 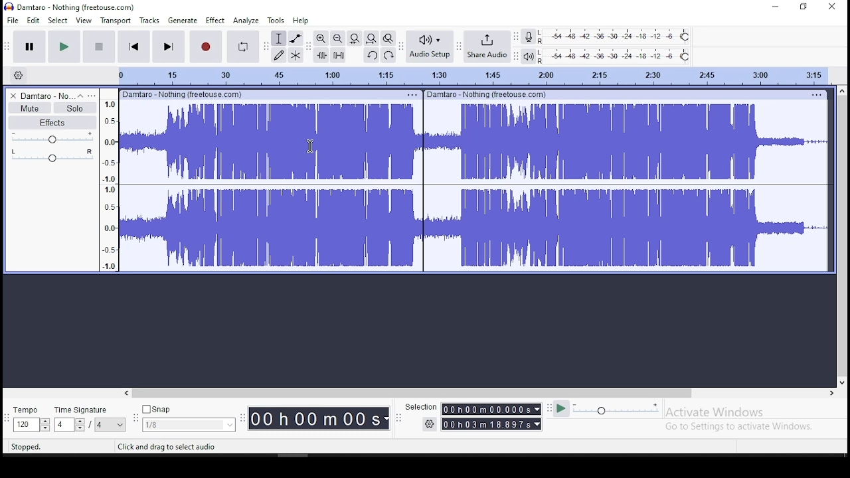 What do you see at coordinates (246, 21) in the screenshot?
I see `analyze` at bounding box center [246, 21].